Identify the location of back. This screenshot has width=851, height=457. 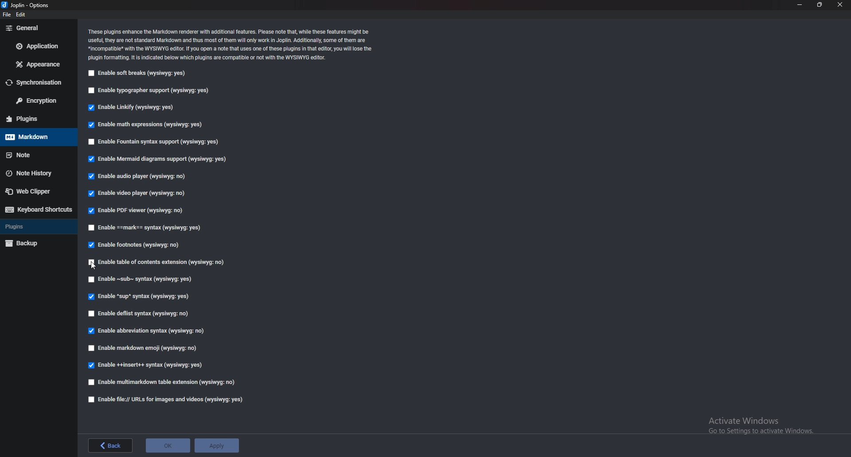
(110, 445).